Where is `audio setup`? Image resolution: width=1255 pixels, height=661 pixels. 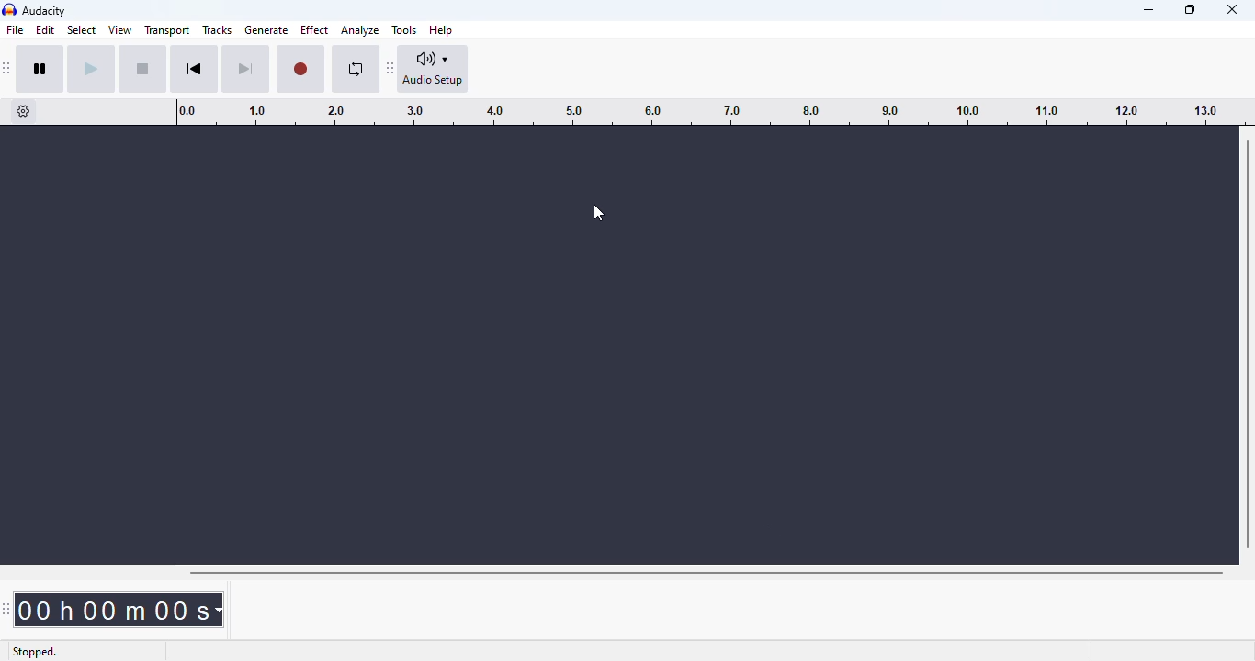
audio setup is located at coordinates (434, 69).